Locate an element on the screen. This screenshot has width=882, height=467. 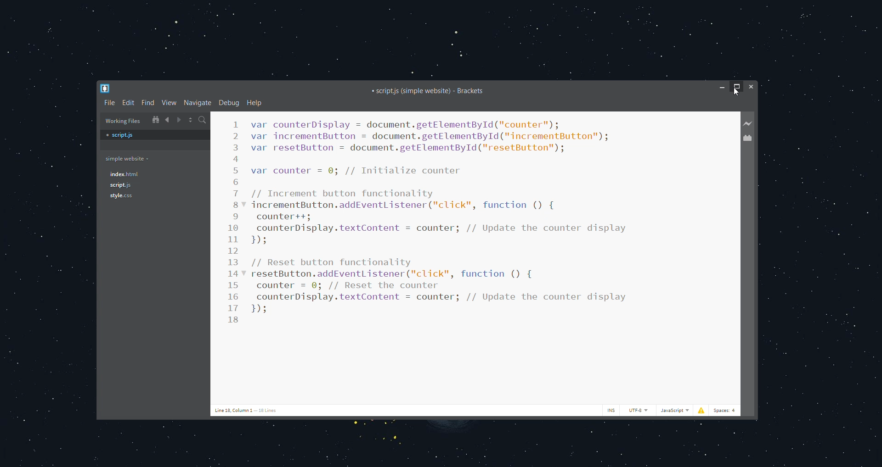
navigate forward is located at coordinates (179, 120).